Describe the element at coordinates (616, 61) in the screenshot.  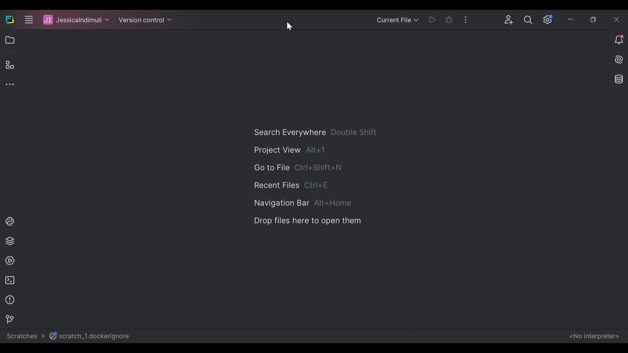
I see `AI Assistant` at that location.